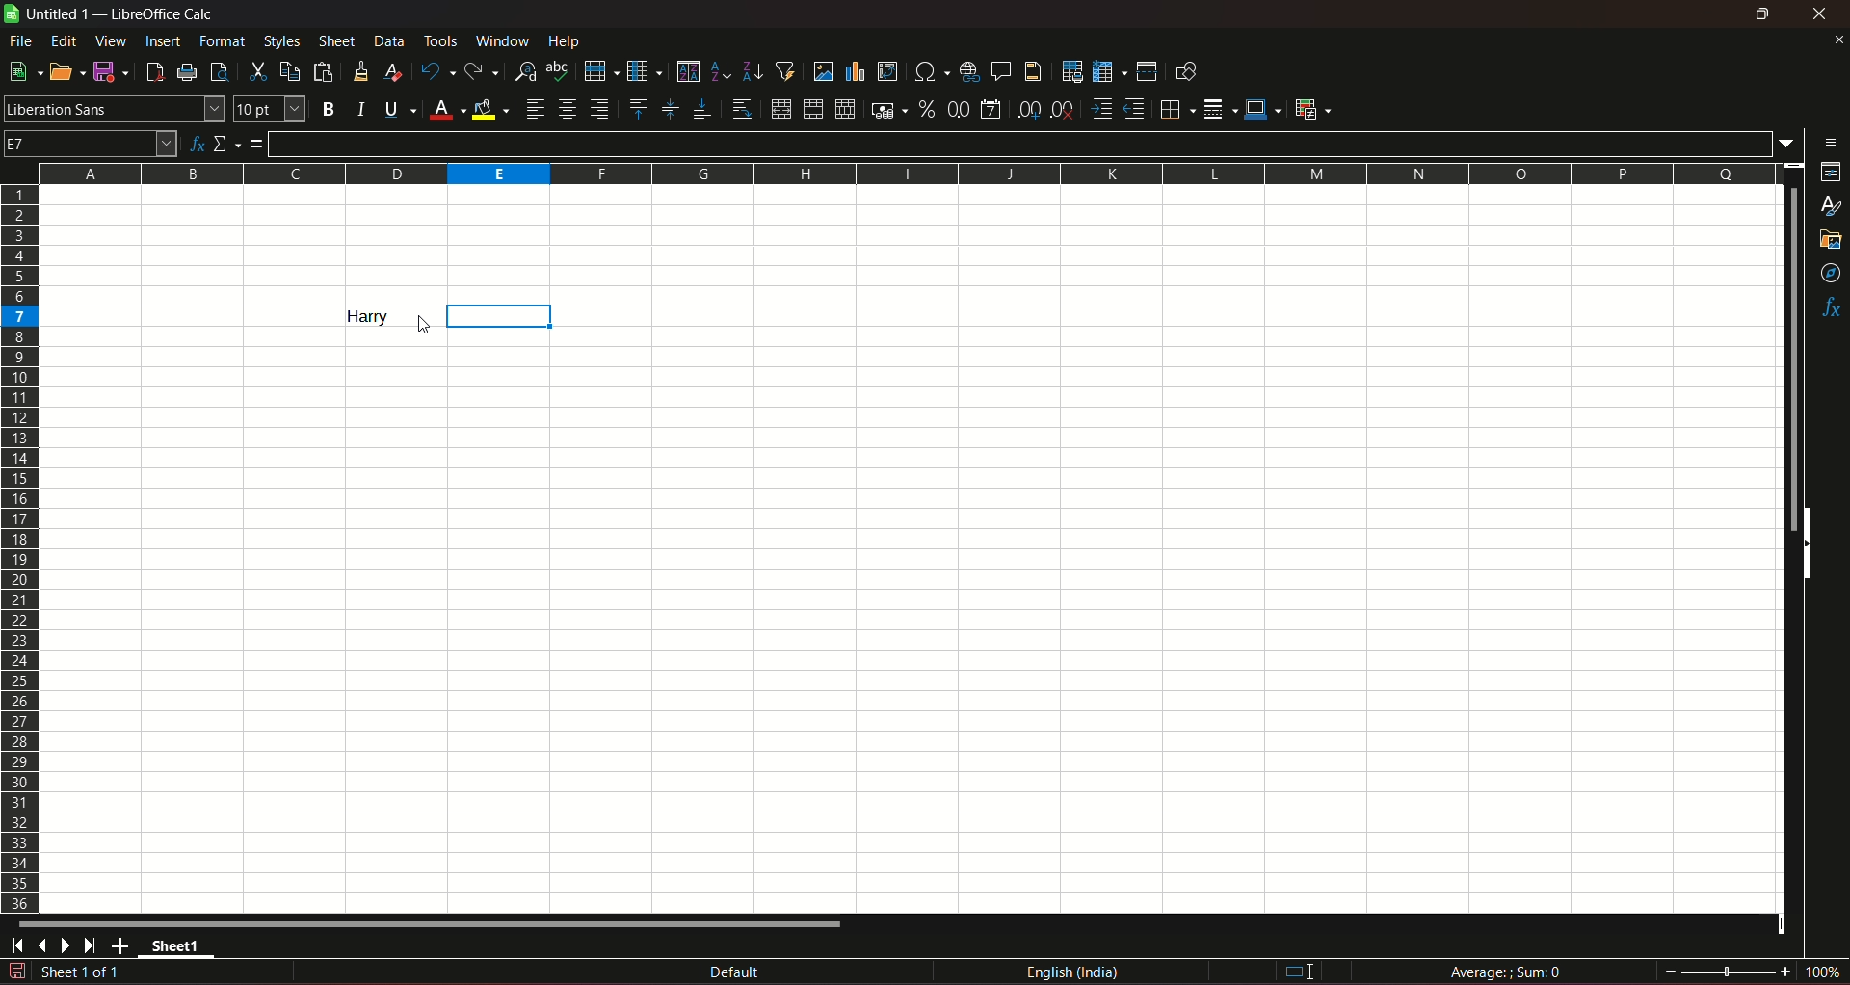 The width and height of the screenshot is (1850, 985). What do you see at coordinates (1829, 240) in the screenshot?
I see `gallery` at bounding box center [1829, 240].